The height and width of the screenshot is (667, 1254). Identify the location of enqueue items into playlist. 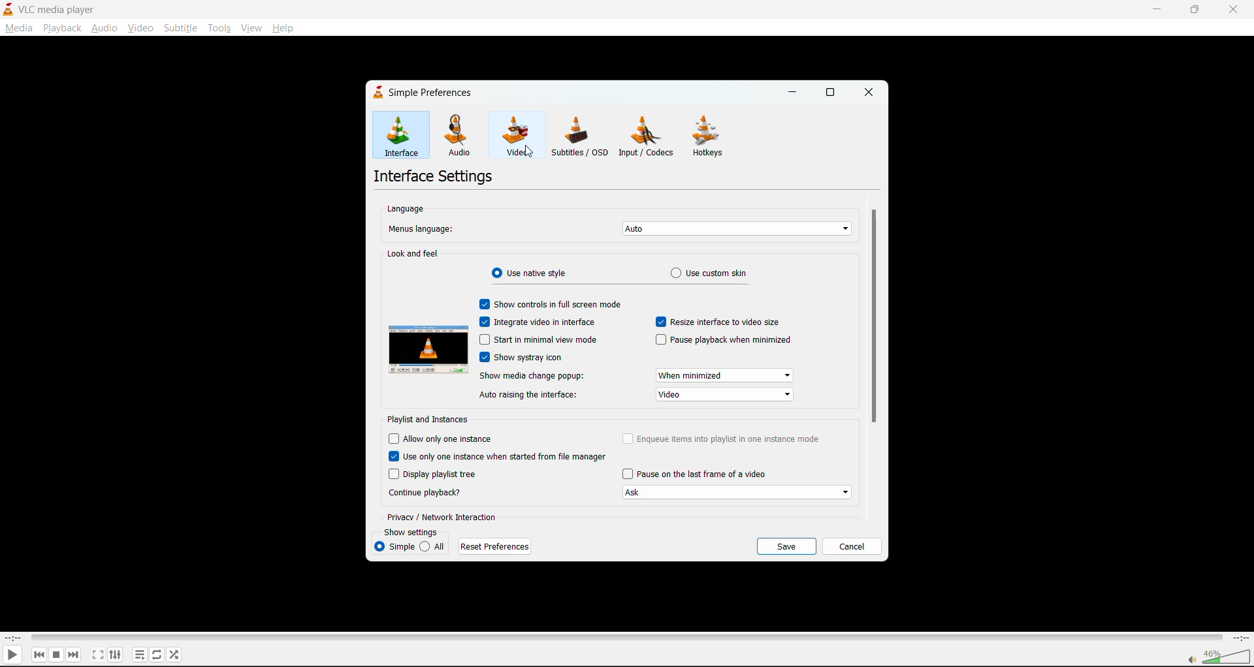
(722, 439).